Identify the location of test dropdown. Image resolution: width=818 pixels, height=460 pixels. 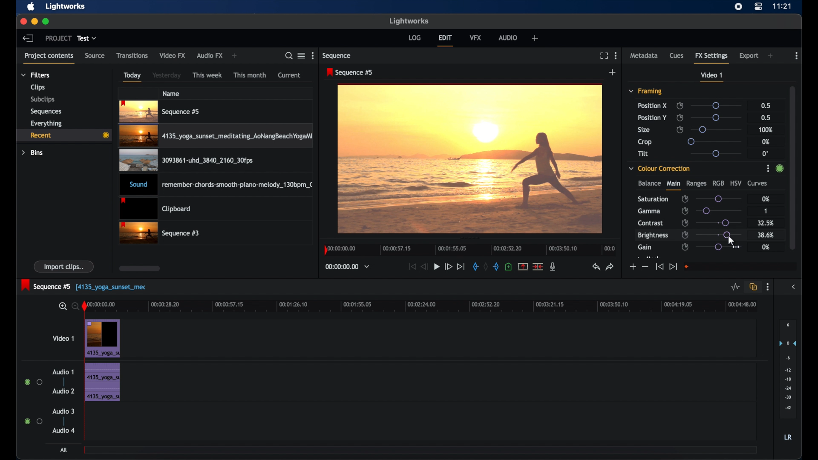
(87, 38).